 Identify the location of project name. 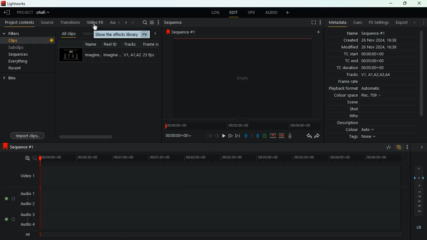
(44, 12).